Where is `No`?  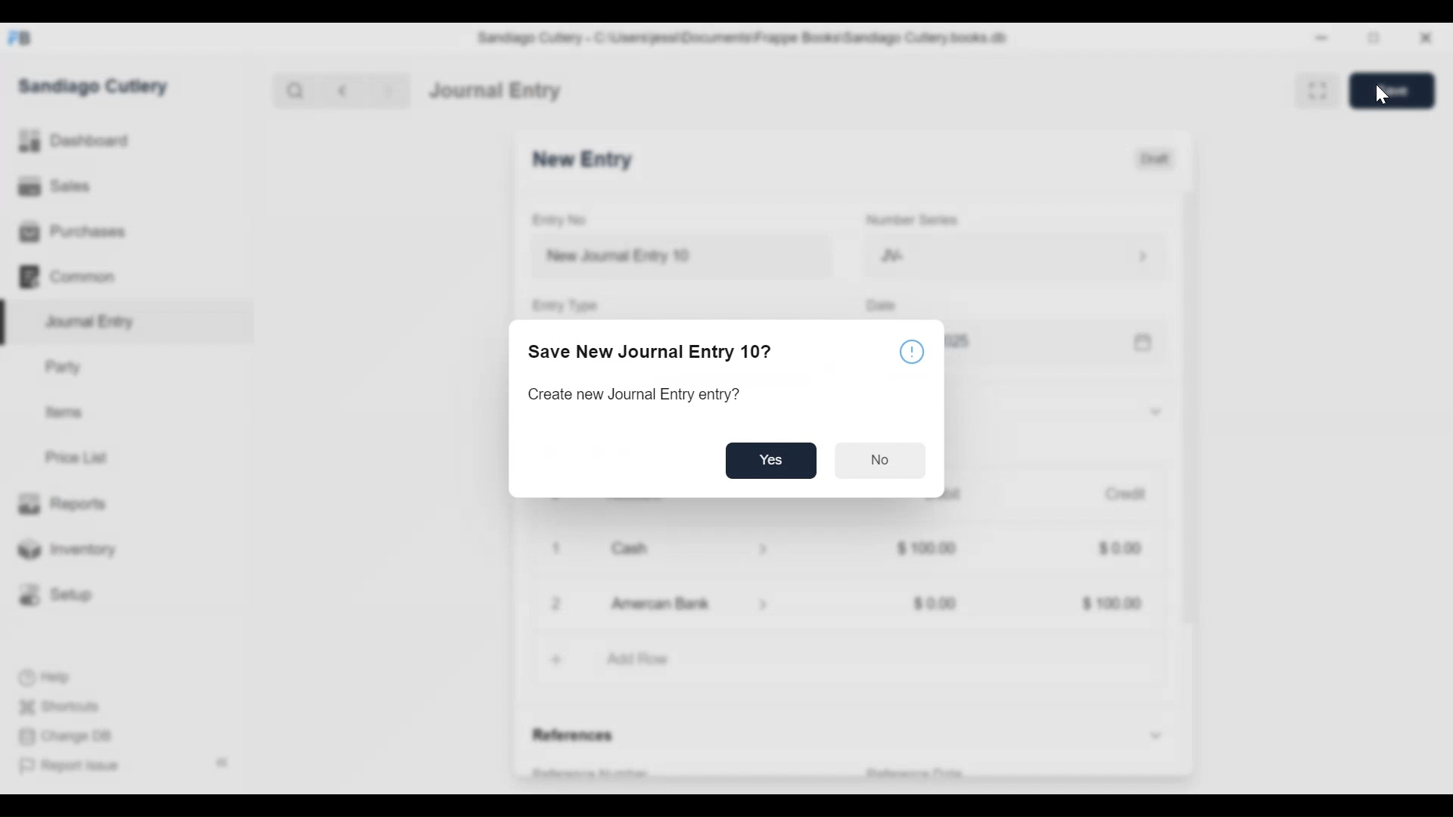 No is located at coordinates (882, 459).